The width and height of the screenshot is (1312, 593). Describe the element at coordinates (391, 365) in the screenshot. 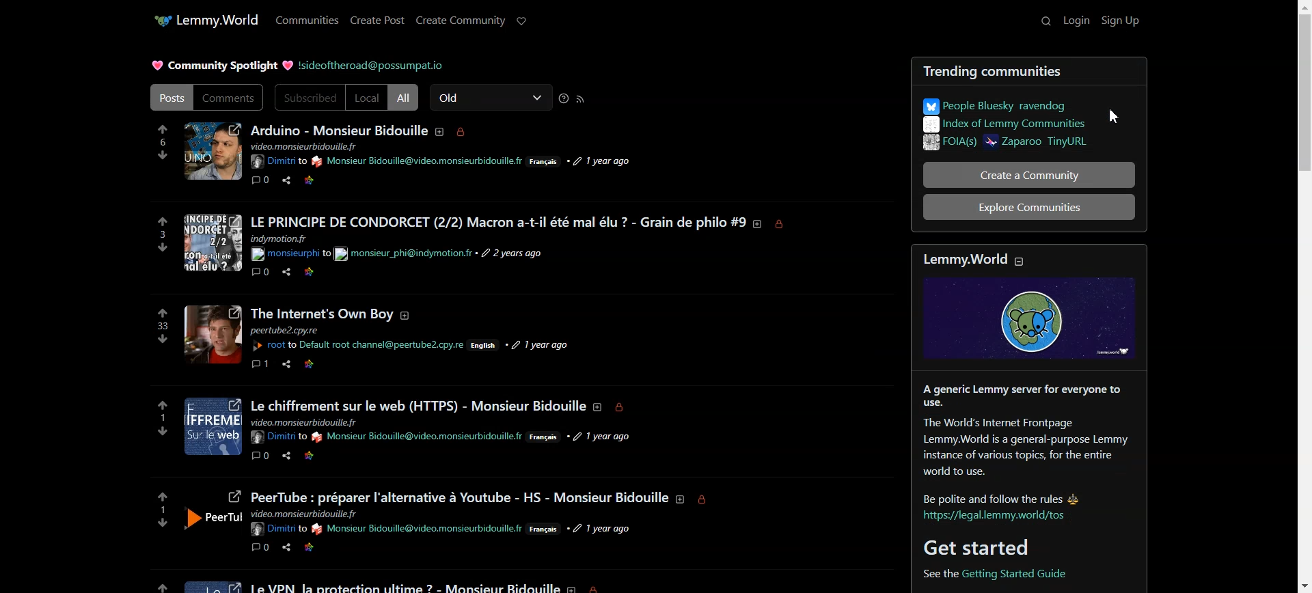

I see `more` at that location.